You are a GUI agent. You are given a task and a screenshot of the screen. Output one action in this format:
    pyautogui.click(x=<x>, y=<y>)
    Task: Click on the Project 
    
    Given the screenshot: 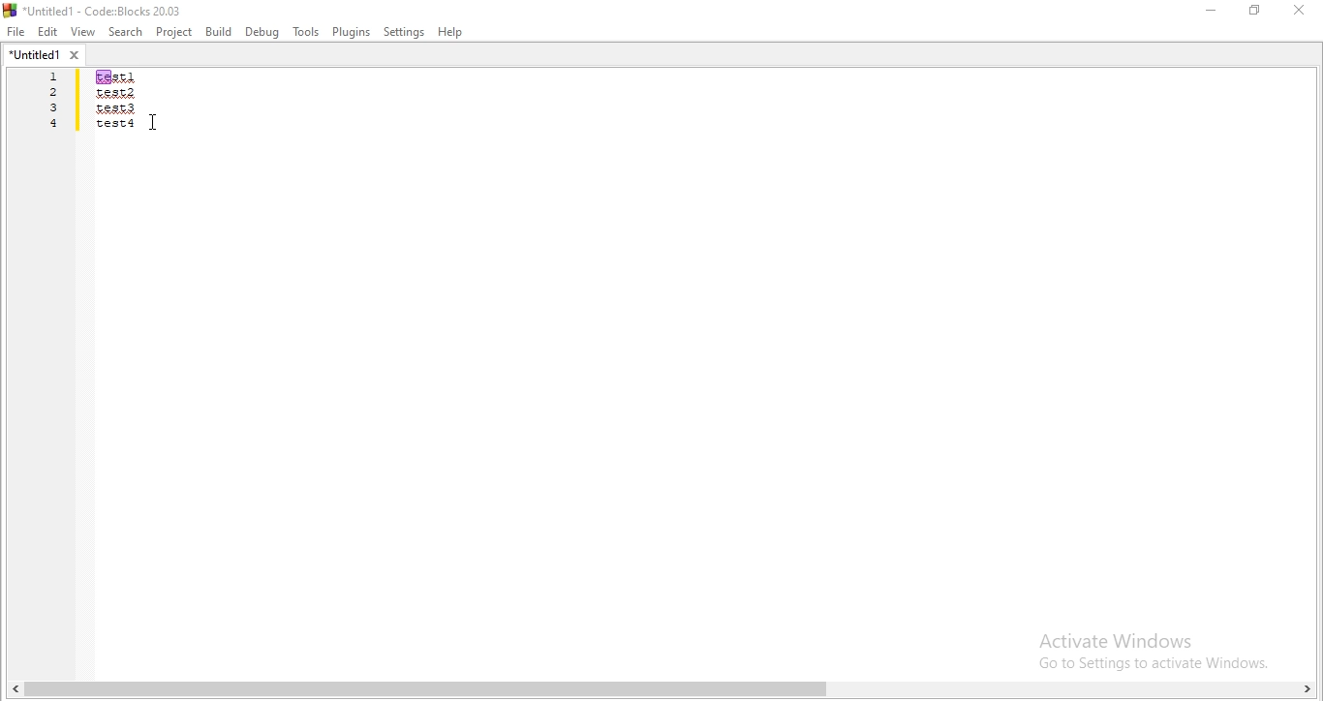 What is the action you would take?
    pyautogui.click(x=175, y=33)
    